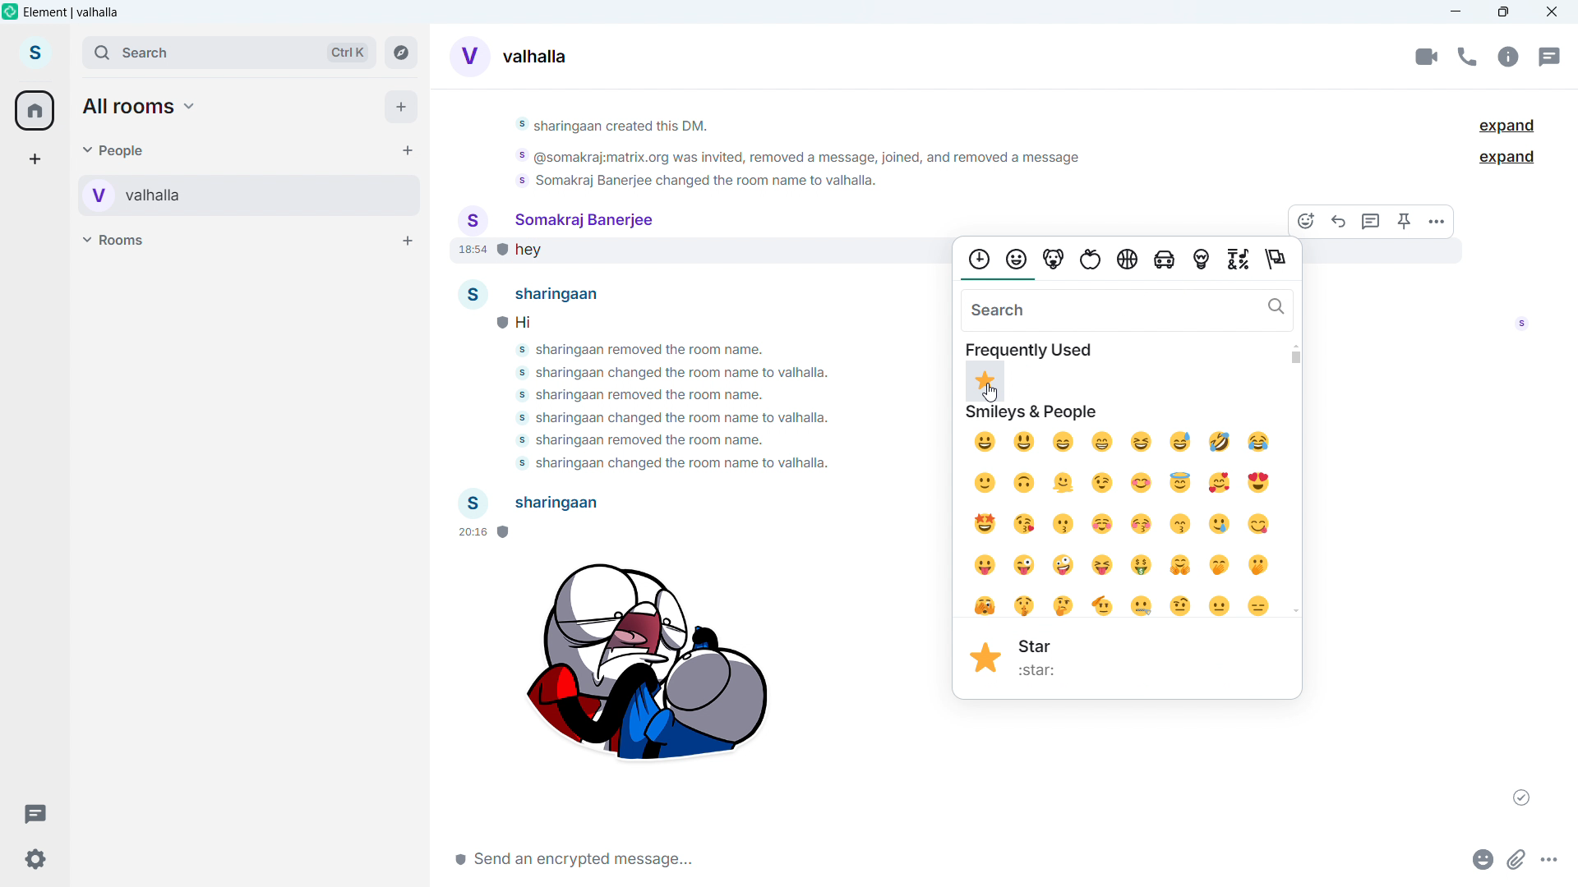  I want to click on neutral face, so click(1223, 607).